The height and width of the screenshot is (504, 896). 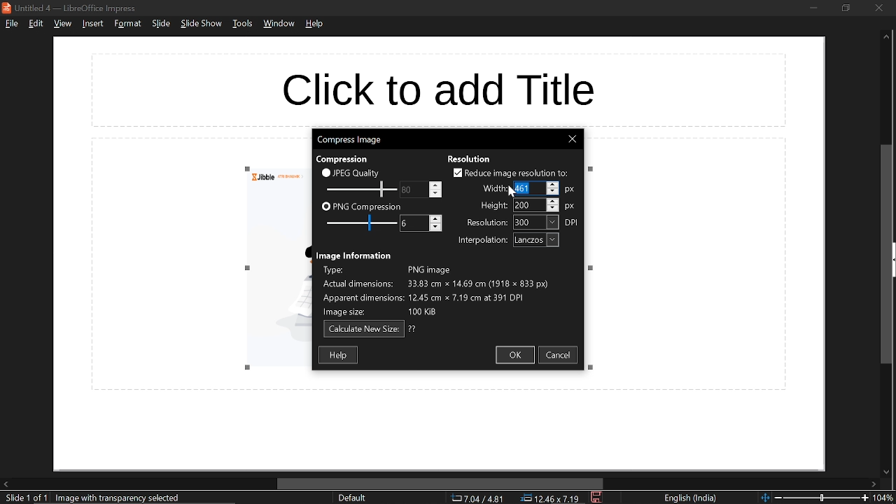 What do you see at coordinates (554, 209) in the screenshot?
I see `Decrease ` at bounding box center [554, 209].